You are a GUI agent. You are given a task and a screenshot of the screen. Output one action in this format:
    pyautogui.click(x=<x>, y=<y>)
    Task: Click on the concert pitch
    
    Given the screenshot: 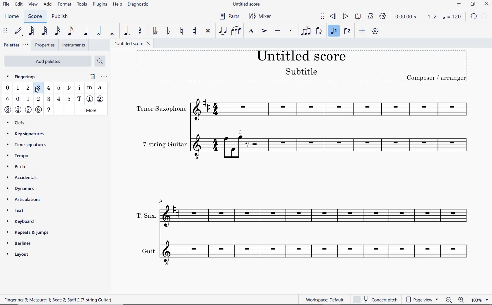 What is the action you would take?
    pyautogui.click(x=375, y=299)
    